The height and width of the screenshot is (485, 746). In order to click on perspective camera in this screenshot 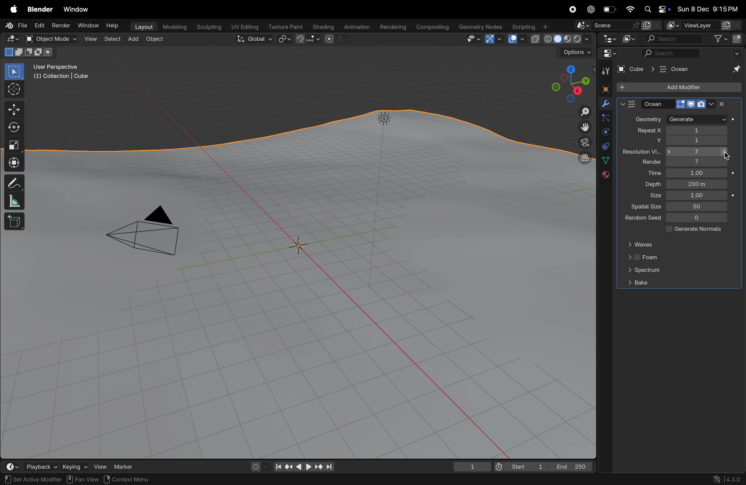, I will do `click(150, 233)`.